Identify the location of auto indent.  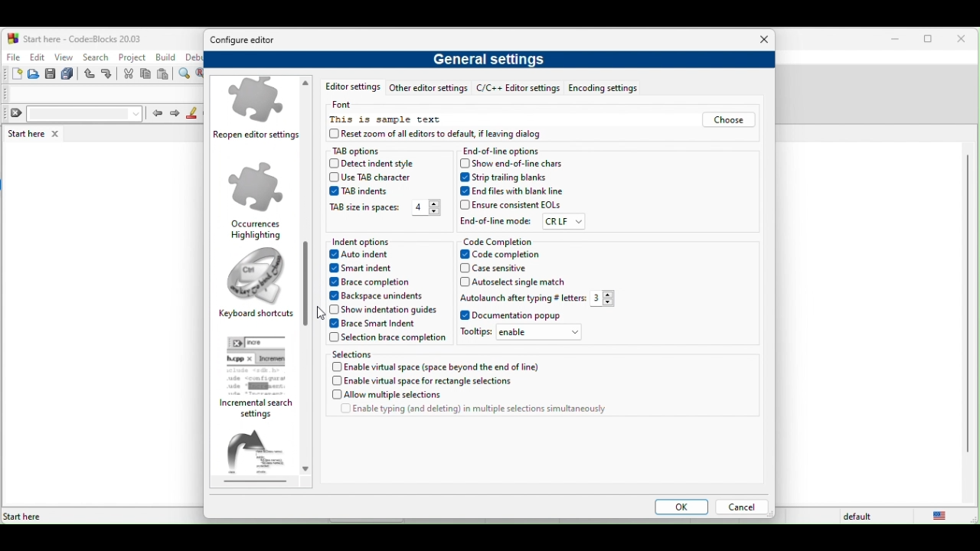
(364, 256).